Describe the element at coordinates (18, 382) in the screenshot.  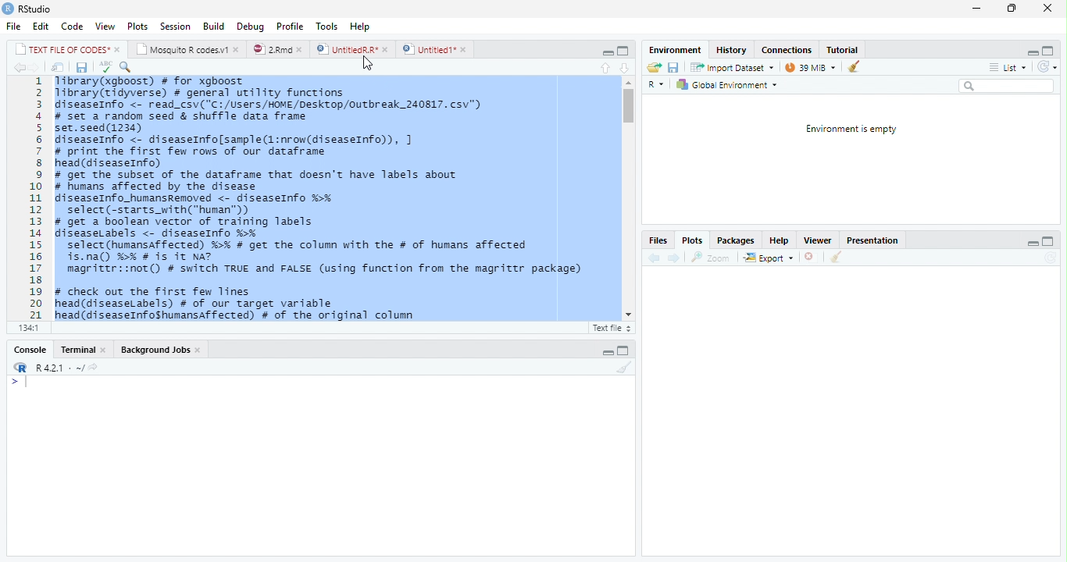
I see `Typing Indicator` at that location.